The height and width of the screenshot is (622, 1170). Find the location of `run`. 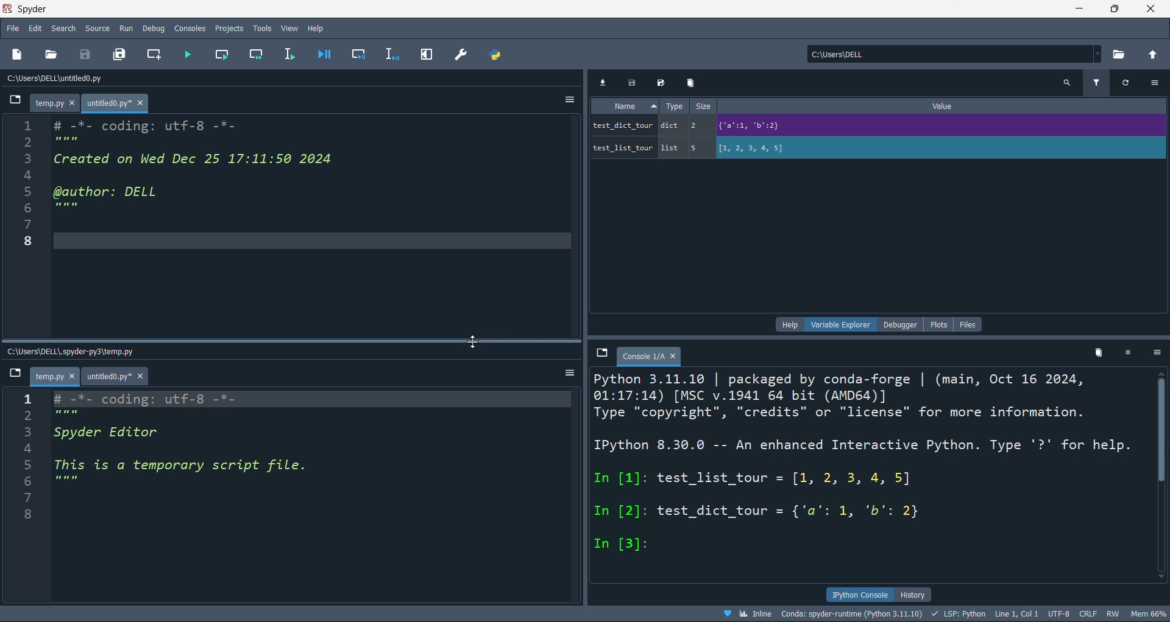

run is located at coordinates (126, 28).